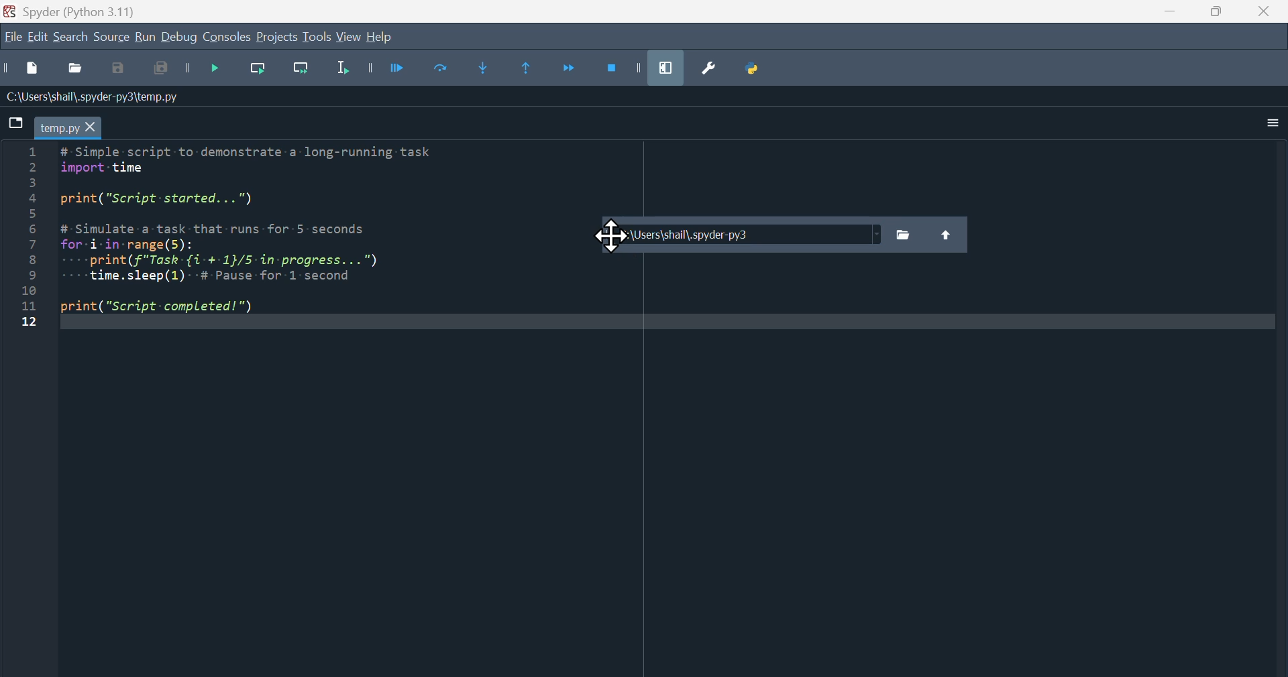 This screenshot has width=1288, height=677. I want to click on Run current cell, so click(449, 70).